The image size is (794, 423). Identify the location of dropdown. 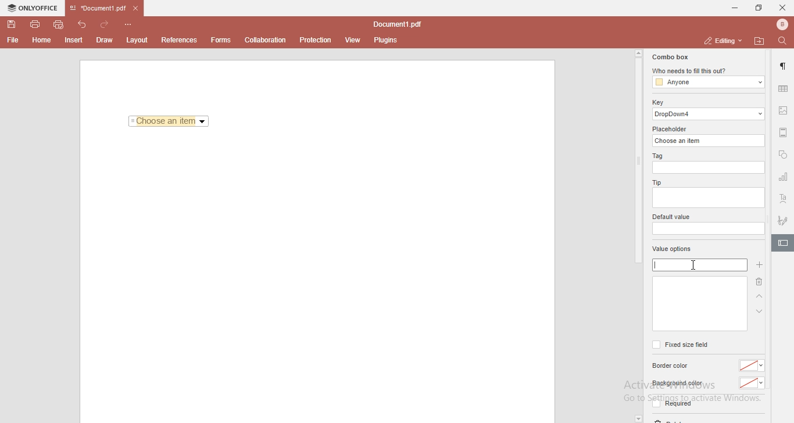
(638, 418).